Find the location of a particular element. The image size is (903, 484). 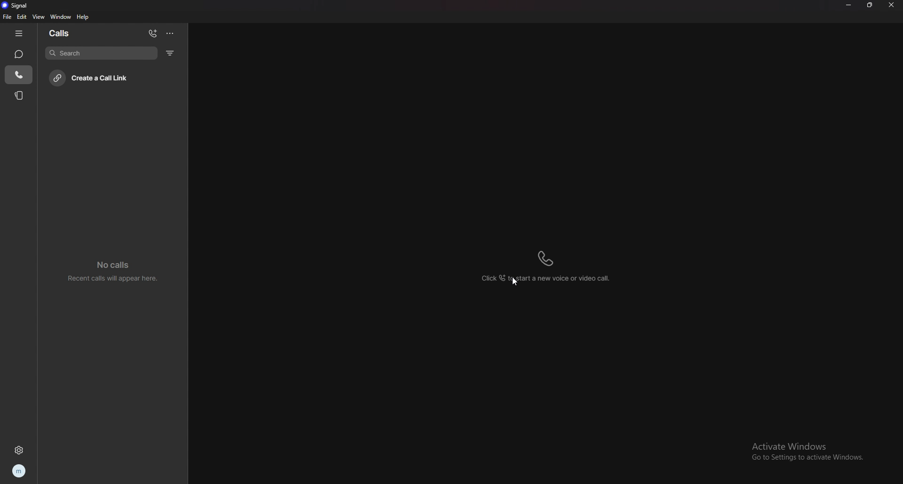

filter is located at coordinates (172, 53).